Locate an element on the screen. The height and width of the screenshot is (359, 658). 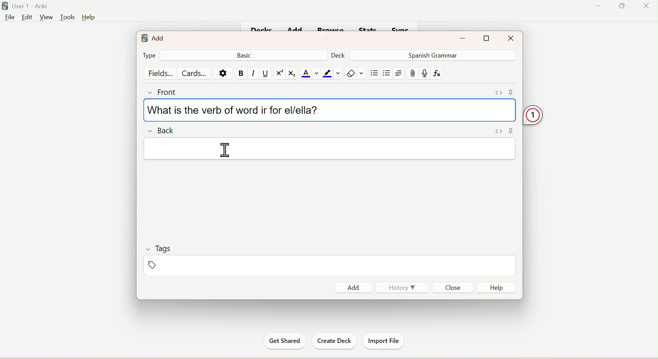
Maximize is located at coordinates (624, 5).